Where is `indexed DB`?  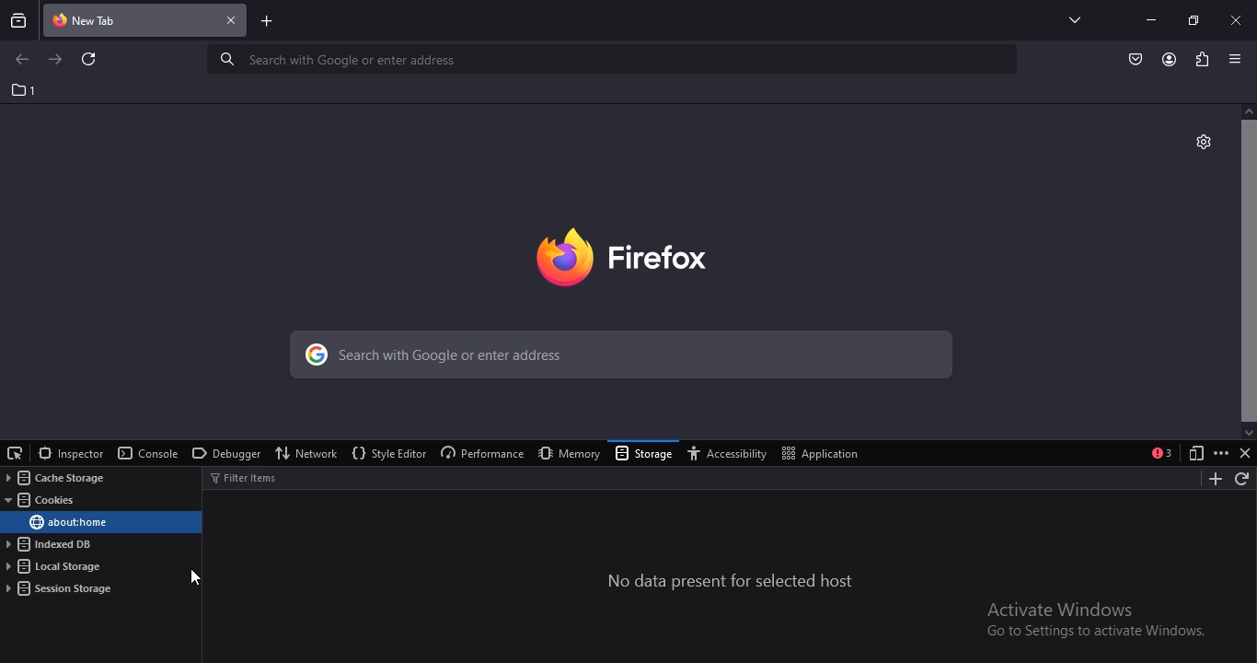
indexed DB is located at coordinates (52, 545).